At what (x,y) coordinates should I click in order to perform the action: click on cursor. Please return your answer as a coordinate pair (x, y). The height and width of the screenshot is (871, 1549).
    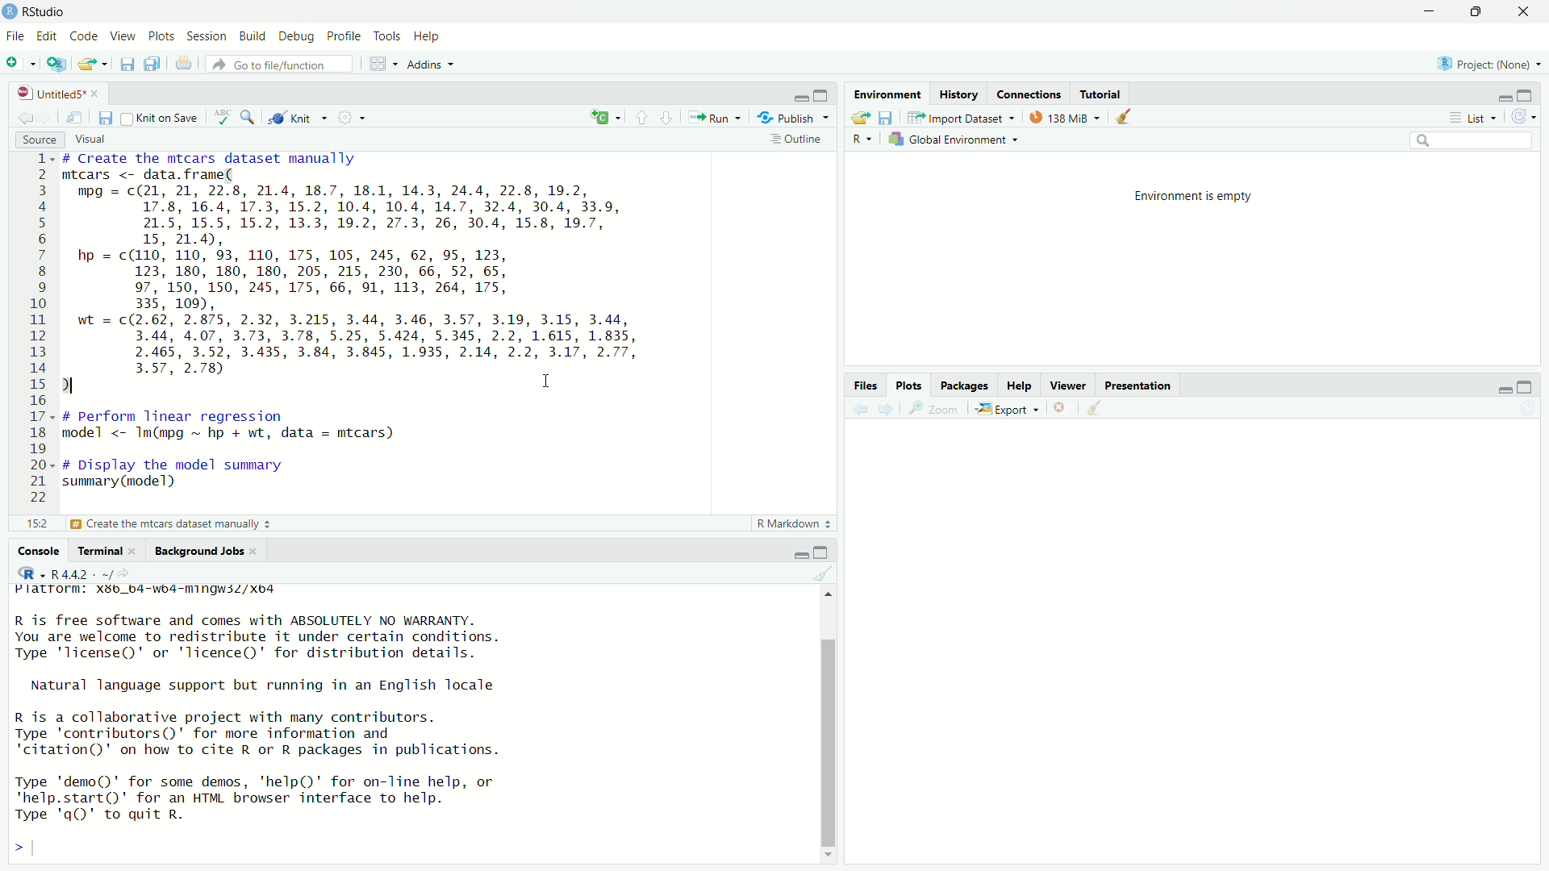
    Looking at the image, I should click on (549, 382).